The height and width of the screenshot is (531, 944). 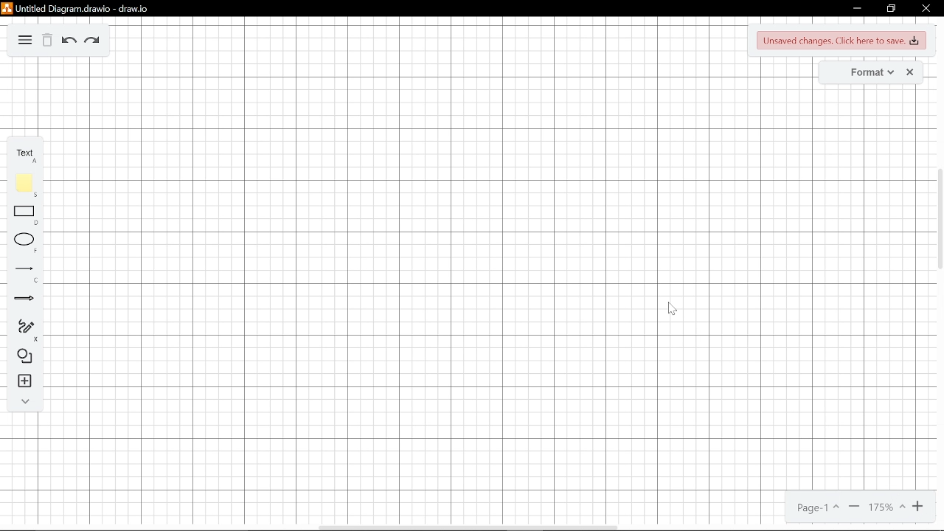 I want to click on horizontal scrollbar, so click(x=469, y=527).